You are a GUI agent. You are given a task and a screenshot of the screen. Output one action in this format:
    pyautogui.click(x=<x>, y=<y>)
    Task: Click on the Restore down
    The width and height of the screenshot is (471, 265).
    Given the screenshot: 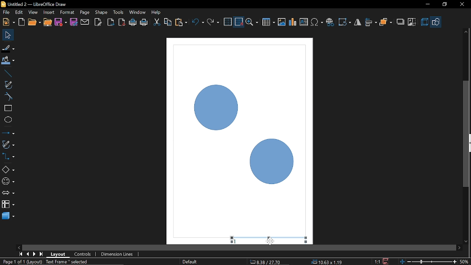 What is the action you would take?
    pyautogui.click(x=444, y=4)
    